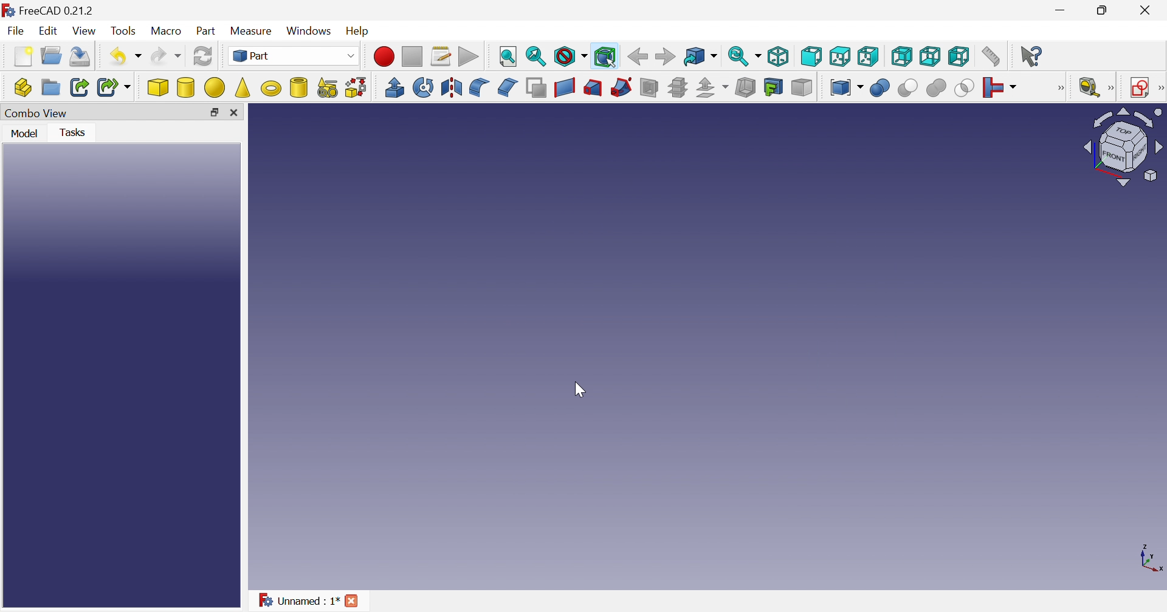  I want to click on Close, so click(238, 113).